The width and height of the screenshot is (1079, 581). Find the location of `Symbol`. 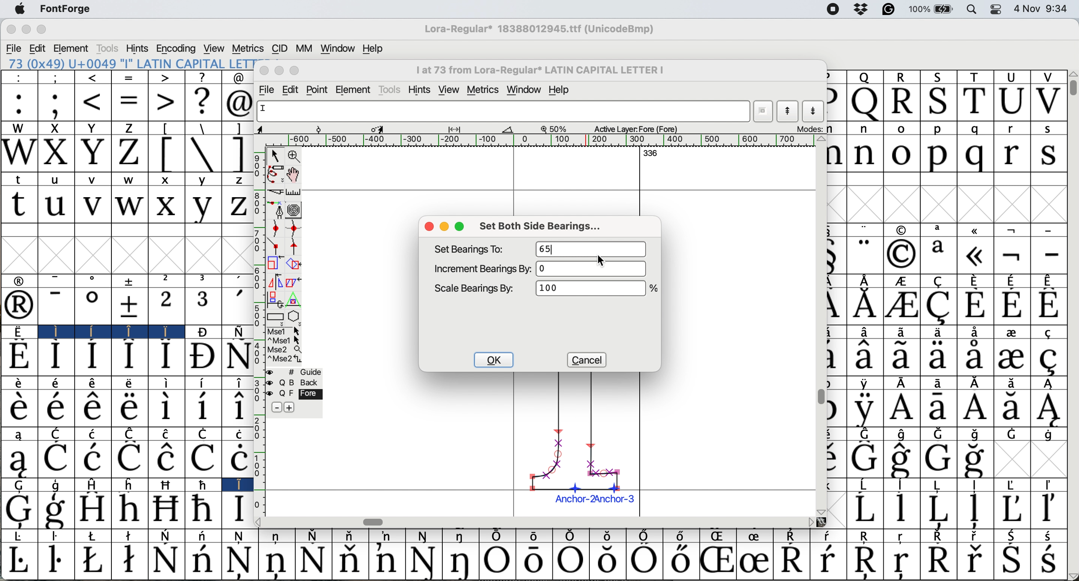

Symbol is located at coordinates (93, 509).